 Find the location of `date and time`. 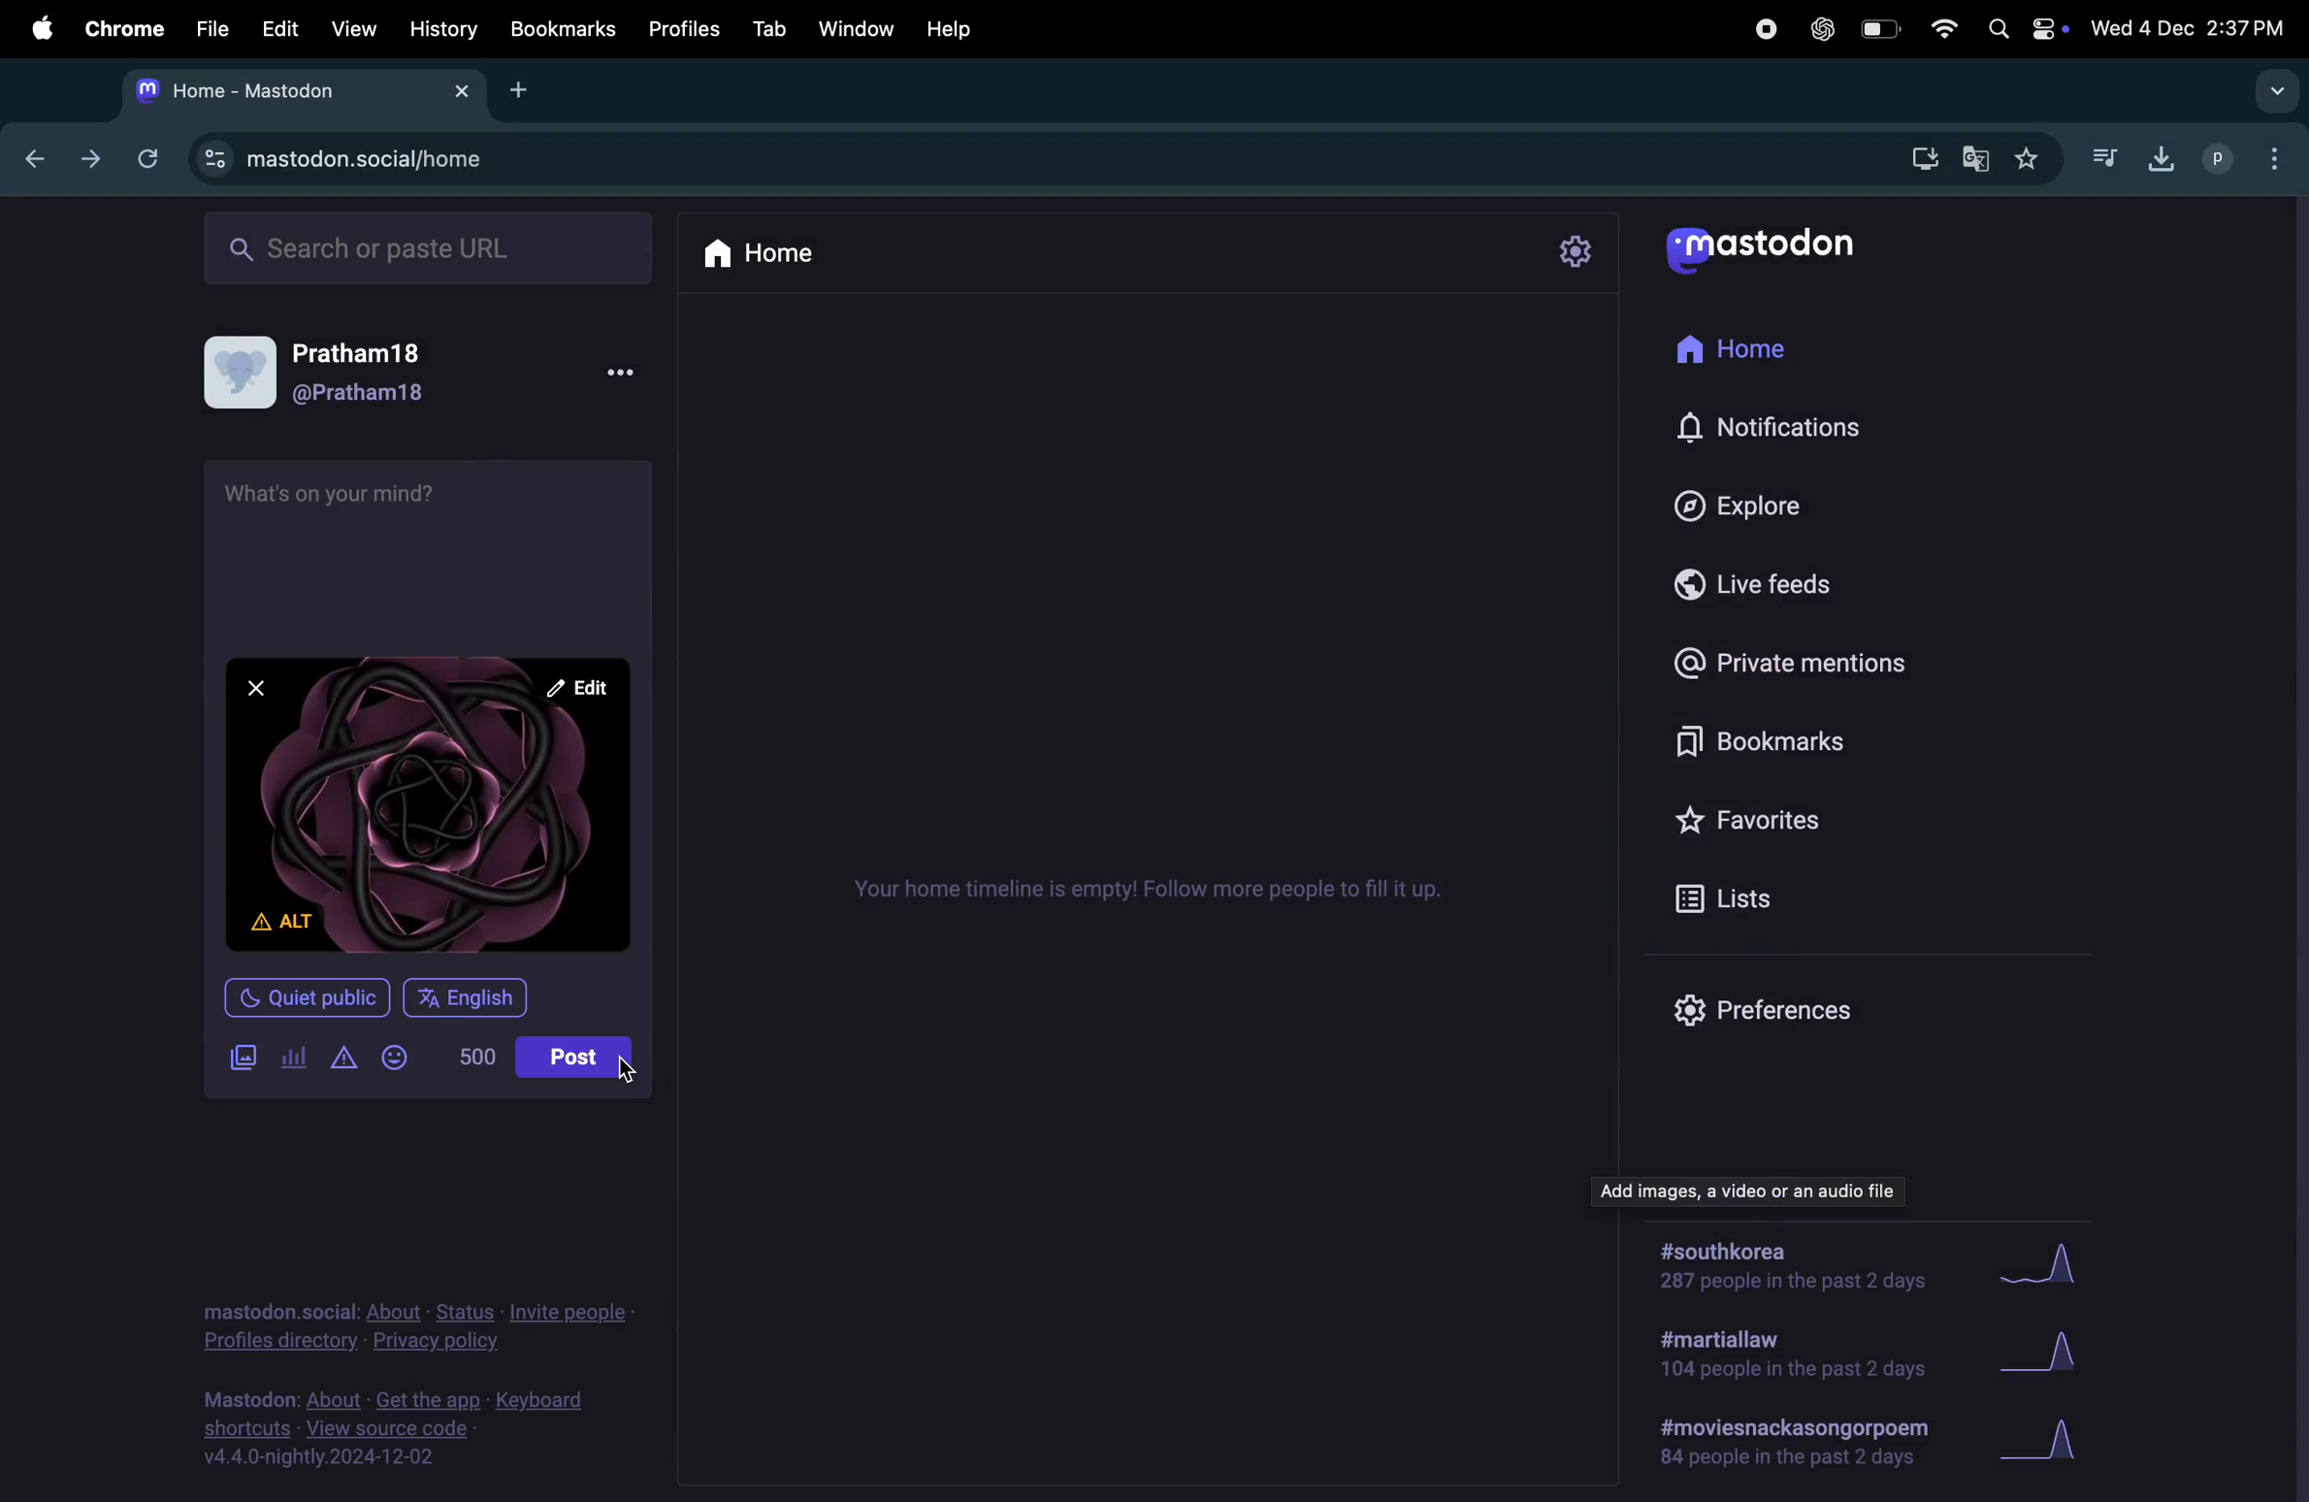

date and time is located at coordinates (2192, 23).